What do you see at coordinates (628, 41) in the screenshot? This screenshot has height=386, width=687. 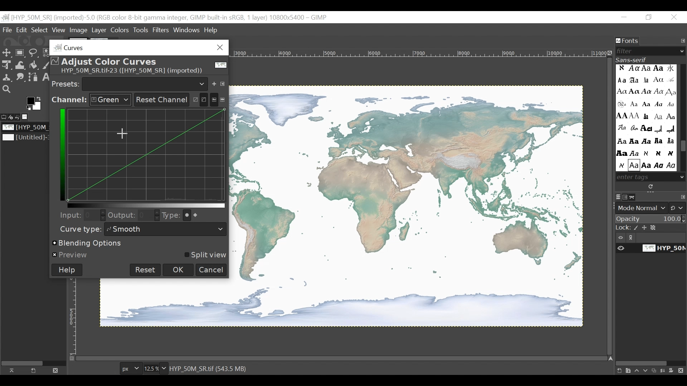 I see `Fonts` at bounding box center [628, 41].